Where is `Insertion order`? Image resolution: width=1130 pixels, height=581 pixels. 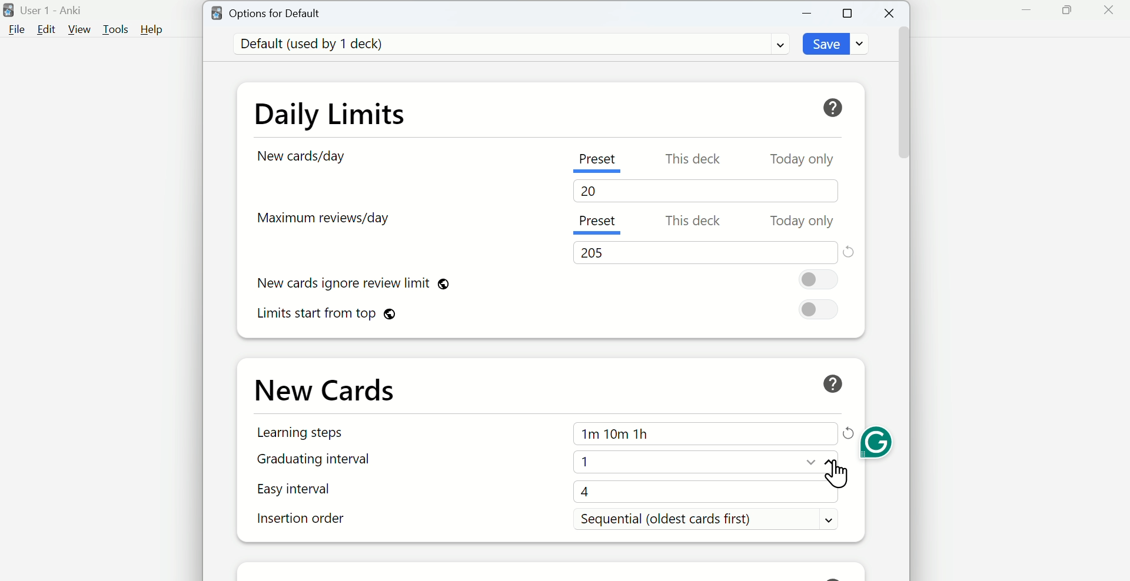
Insertion order is located at coordinates (303, 521).